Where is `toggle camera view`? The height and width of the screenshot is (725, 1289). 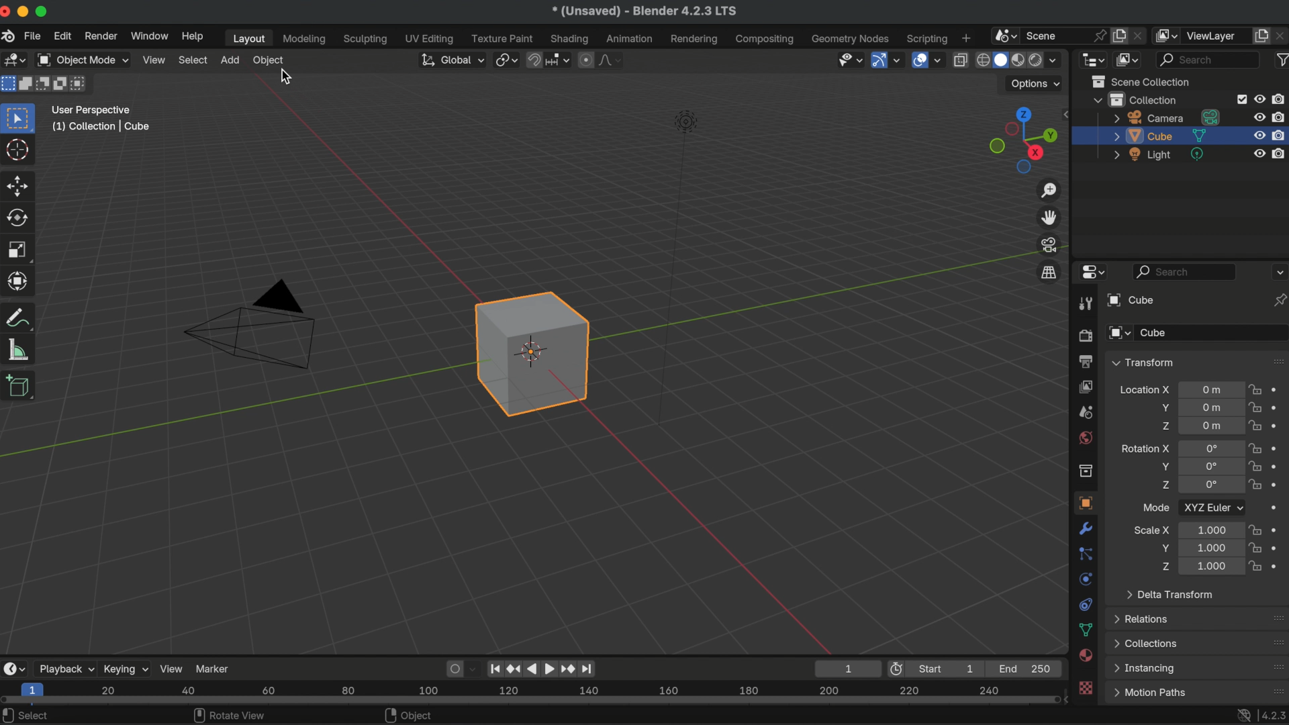 toggle camera view is located at coordinates (1050, 244).